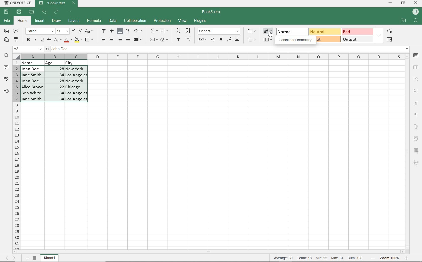 Image resolution: width=422 pixels, height=262 pixels. What do you see at coordinates (179, 31) in the screenshot?
I see `SORTASCENDING` at bounding box center [179, 31].